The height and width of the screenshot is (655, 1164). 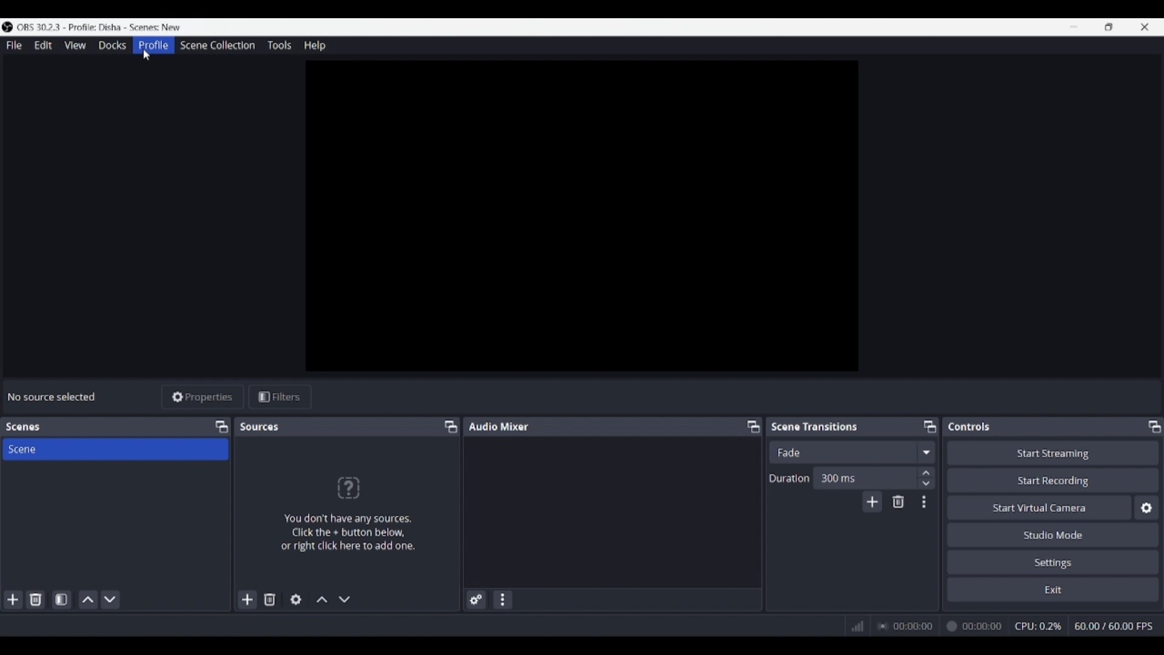 What do you see at coordinates (357, 513) in the screenshot?
I see `Panel logo and text` at bounding box center [357, 513].